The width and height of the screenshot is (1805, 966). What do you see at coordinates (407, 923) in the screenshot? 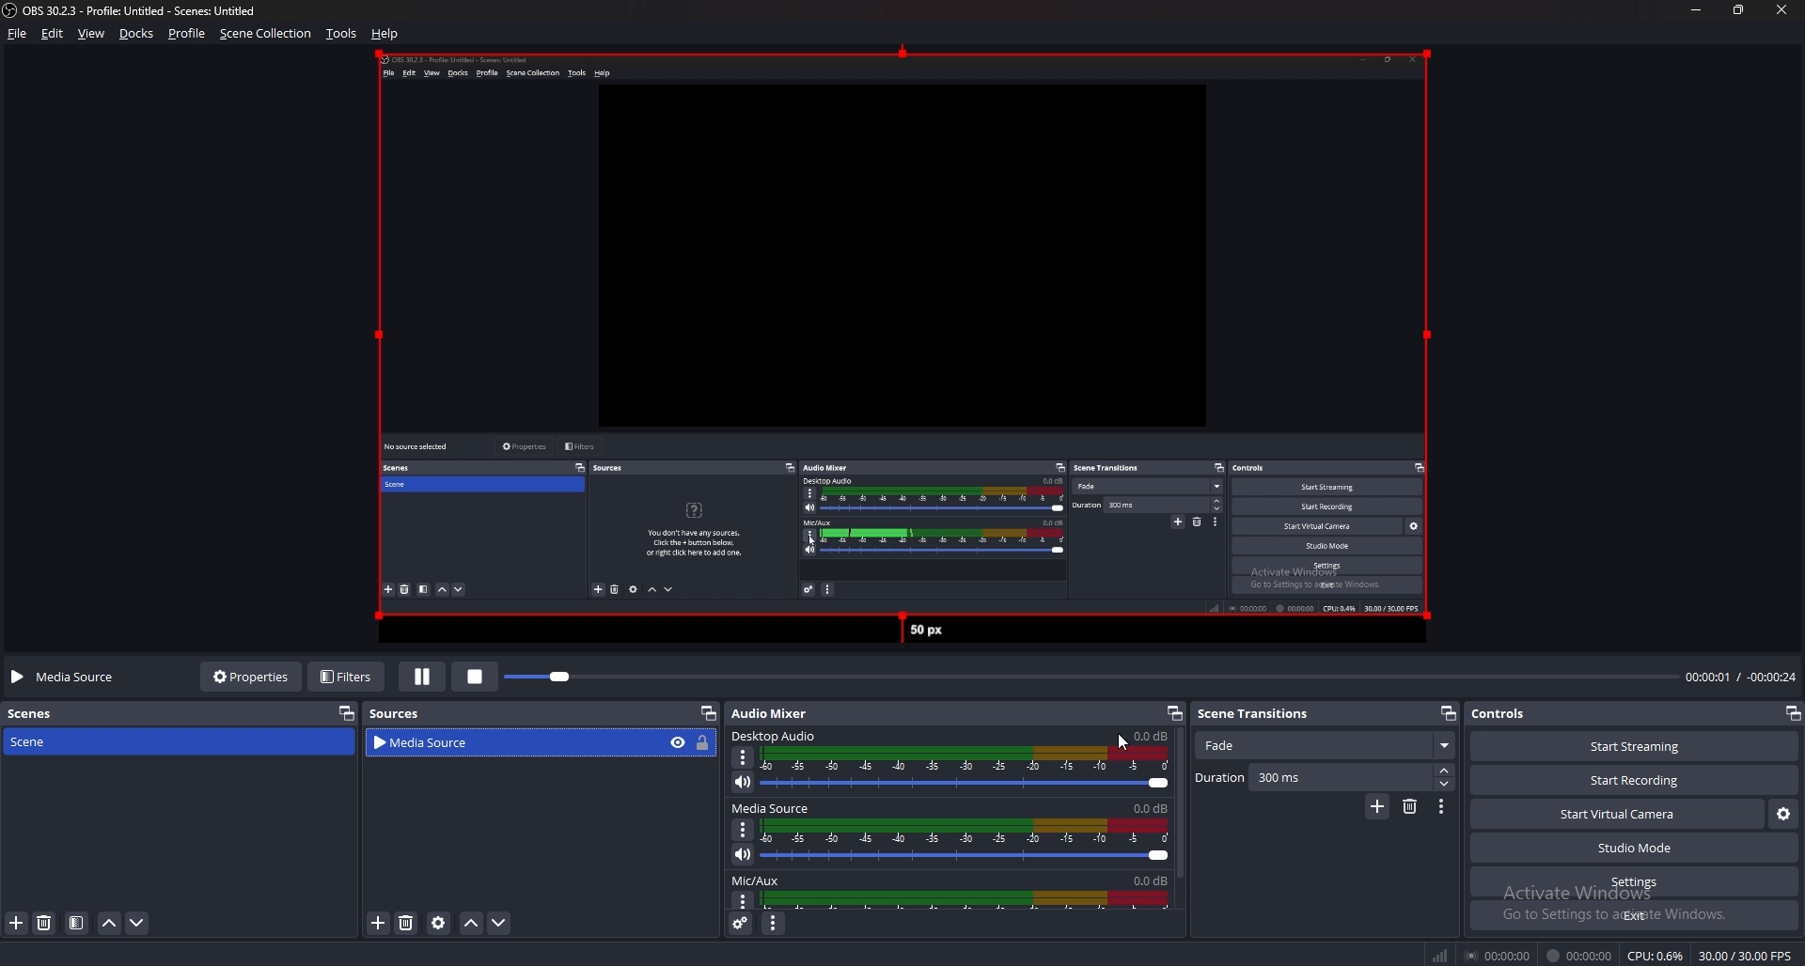
I see `Delete sources` at bounding box center [407, 923].